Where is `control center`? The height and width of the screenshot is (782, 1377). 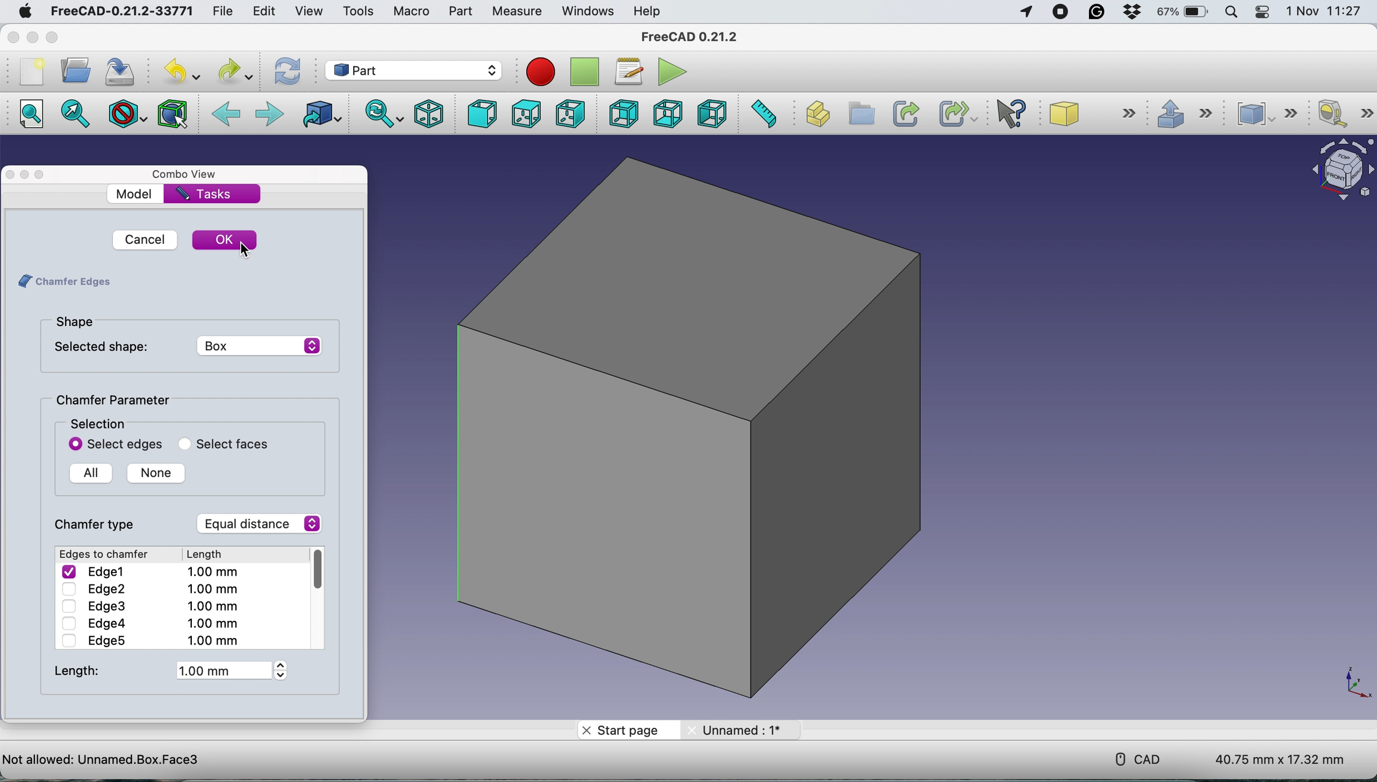
control center is located at coordinates (1264, 13).